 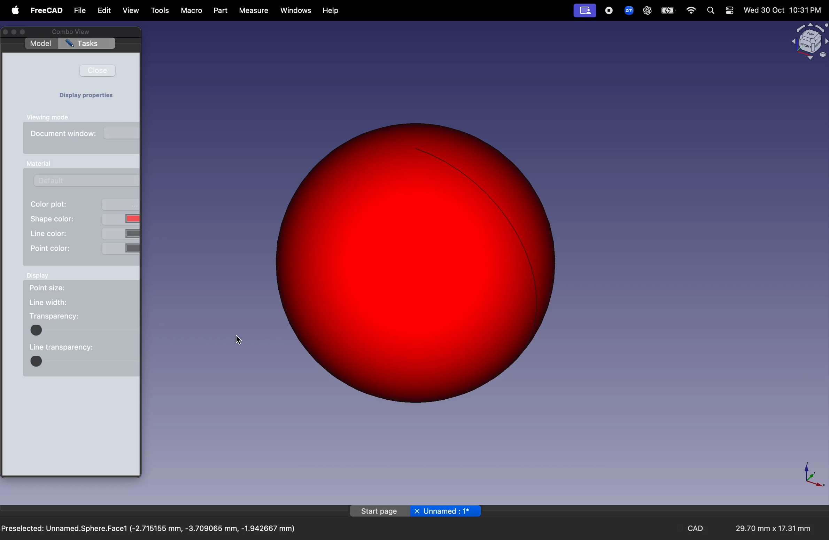 What do you see at coordinates (710, 10) in the screenshot?
I see `search` at bounding box center [710, 10].